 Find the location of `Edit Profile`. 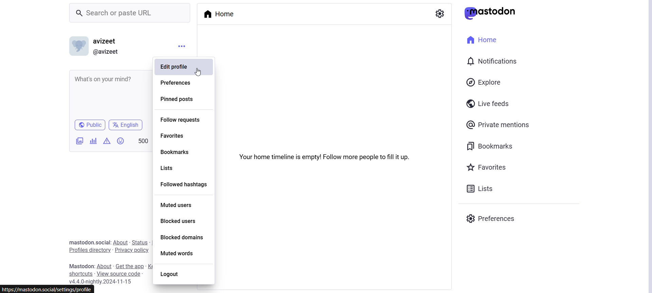

Edit Profile is located at coordinates (185, 68).